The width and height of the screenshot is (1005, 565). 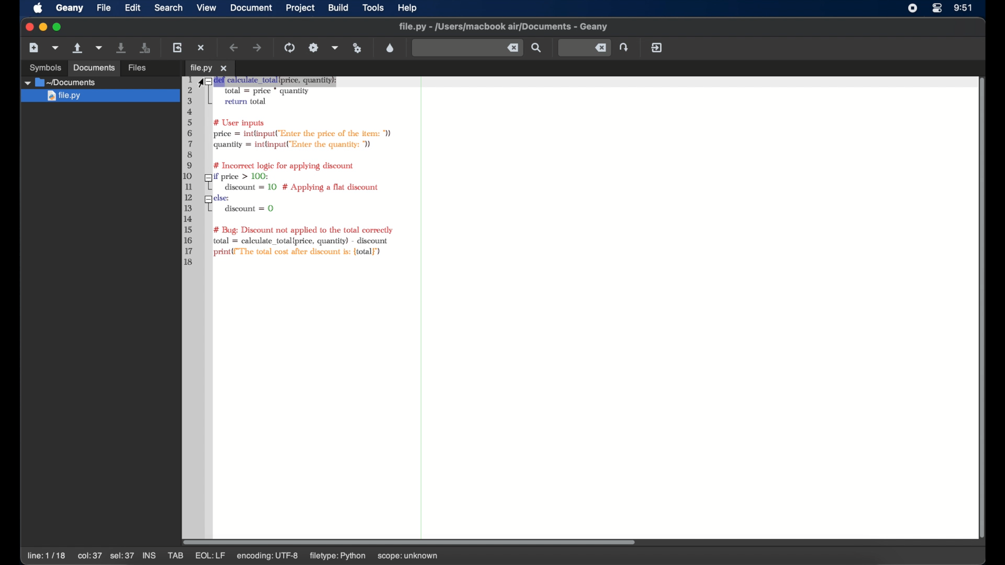 I want to click on document, so click(x=251, y=8).